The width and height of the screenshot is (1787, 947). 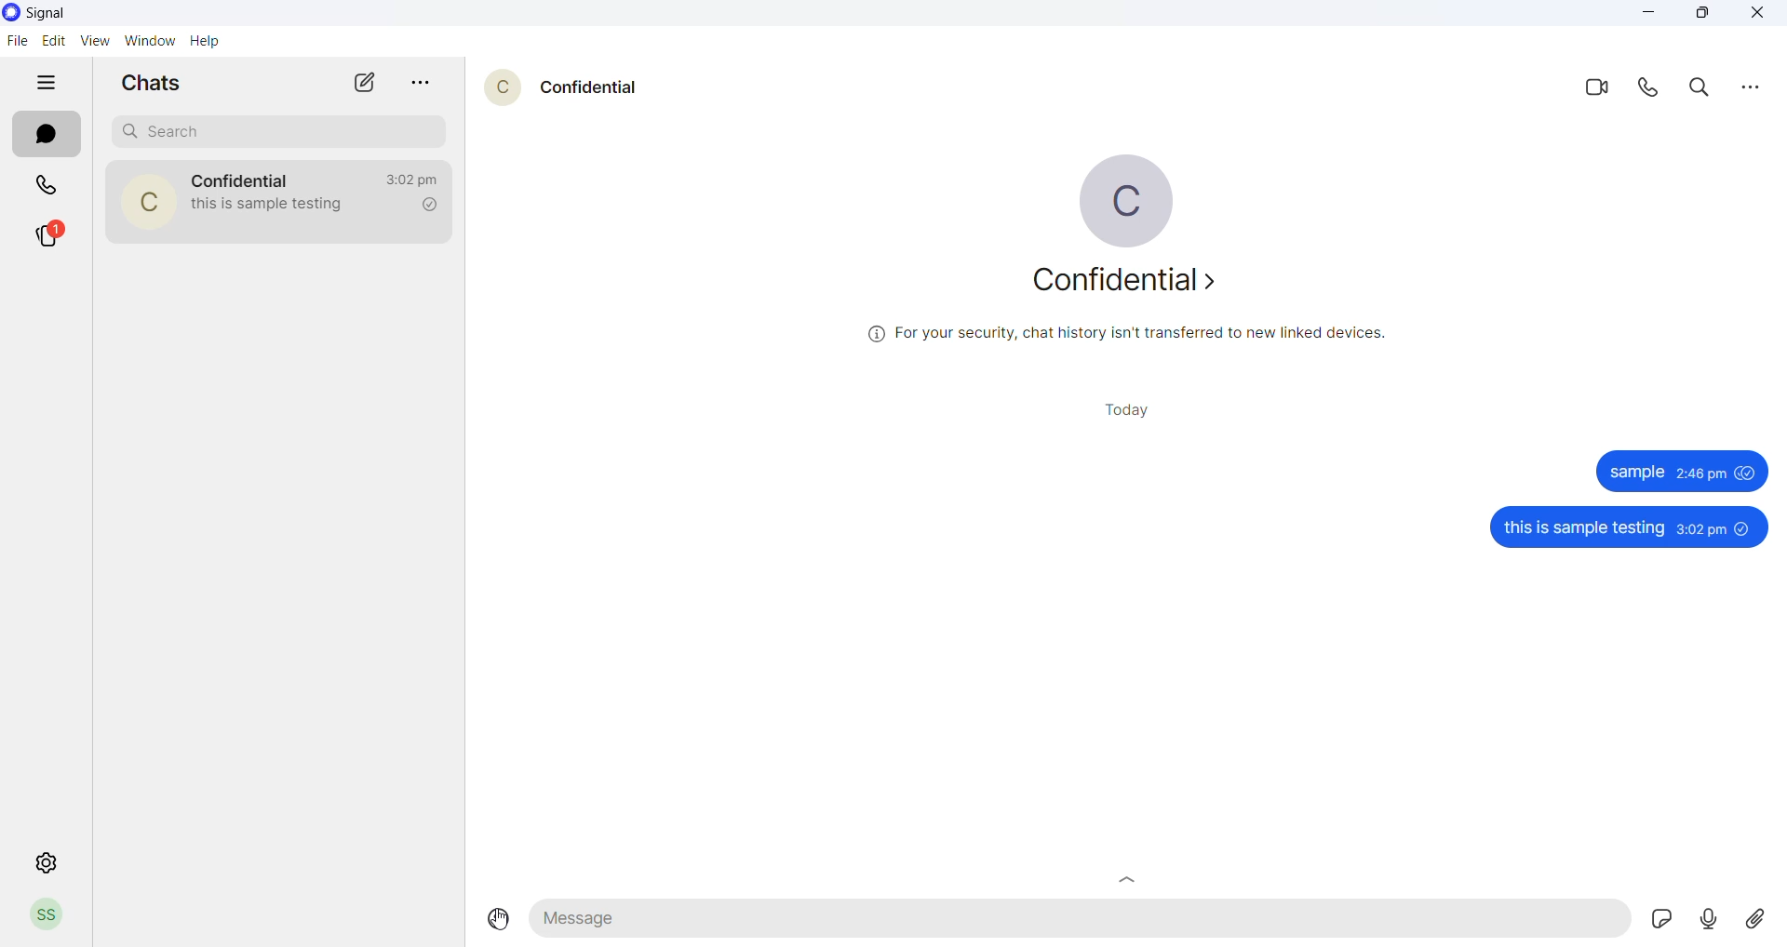 What do you see at coordinates (48, 16) in the screenshot?
I see `application name and logo` at bounding box center [48, 16].